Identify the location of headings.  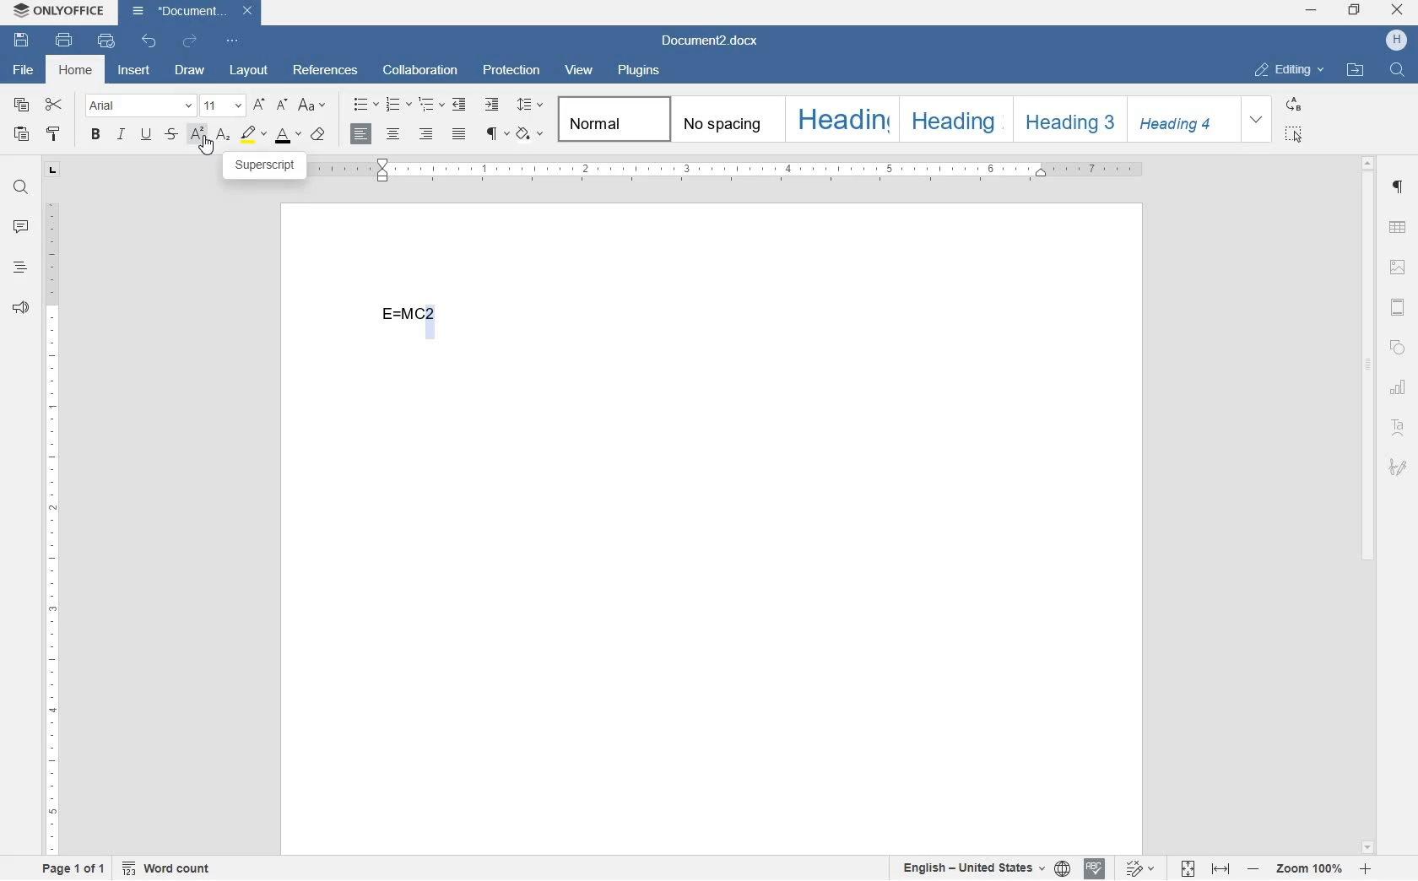
(19, 268).